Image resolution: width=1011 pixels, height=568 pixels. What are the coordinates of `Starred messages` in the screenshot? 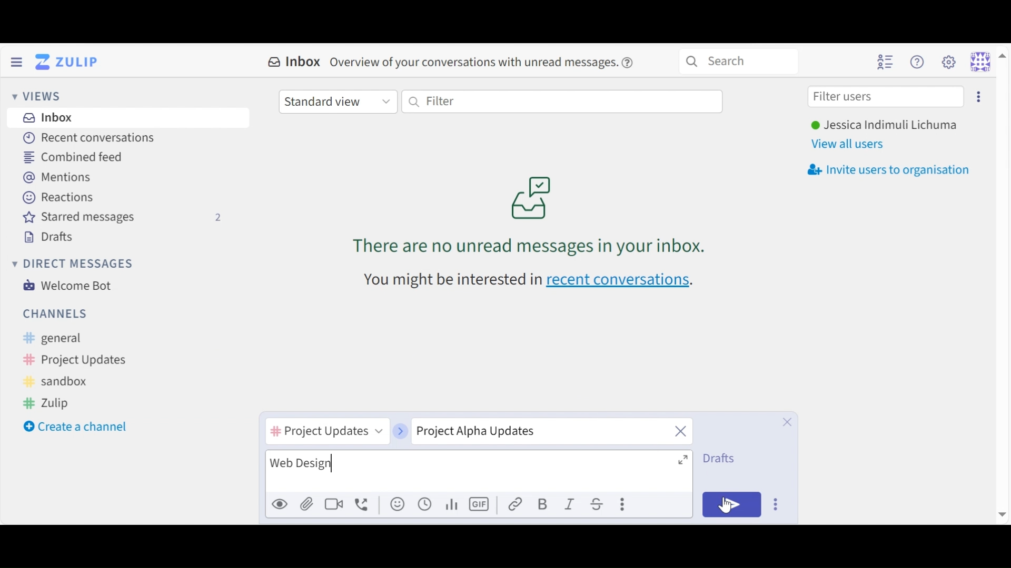 It's located at (122, 217).